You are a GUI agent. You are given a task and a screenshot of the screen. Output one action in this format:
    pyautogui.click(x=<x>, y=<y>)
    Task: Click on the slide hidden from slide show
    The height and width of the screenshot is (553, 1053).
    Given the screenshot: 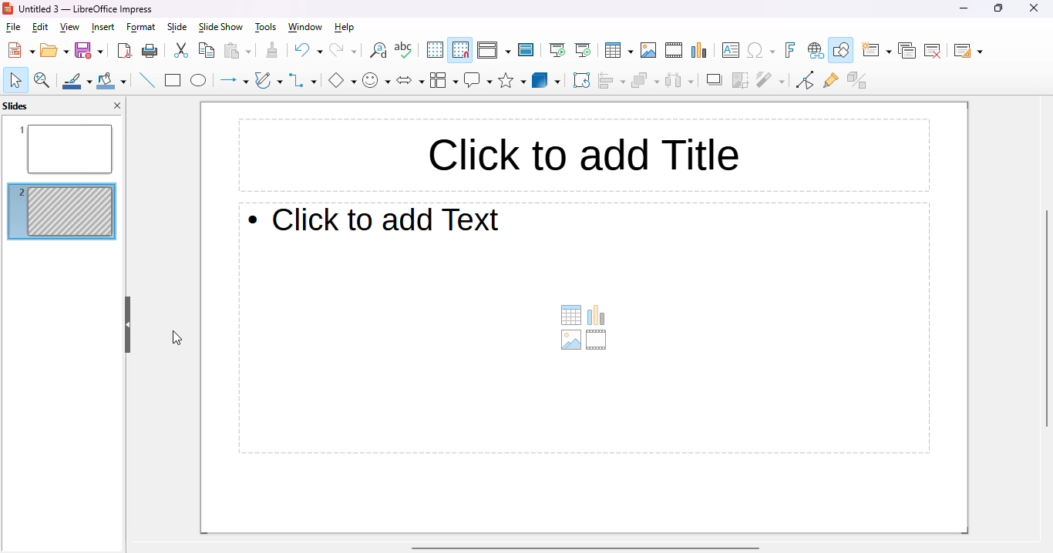 What is the action you would take?
    pyautogui.click(x=62, y=211)
    